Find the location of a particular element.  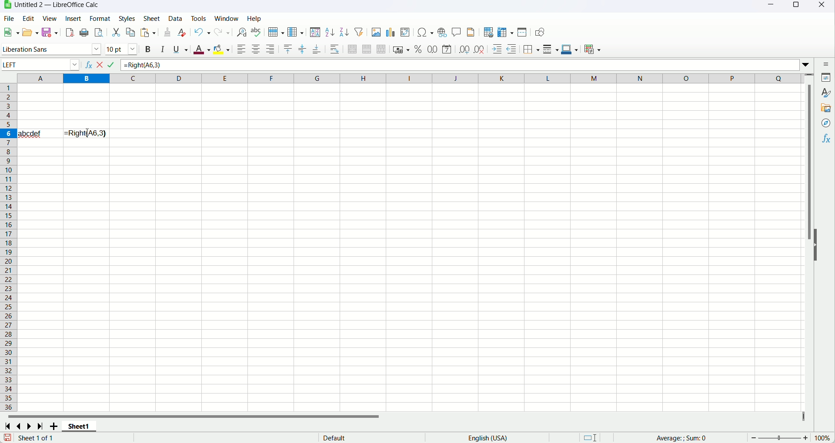

format as percent is located at coordinates (419, 49).